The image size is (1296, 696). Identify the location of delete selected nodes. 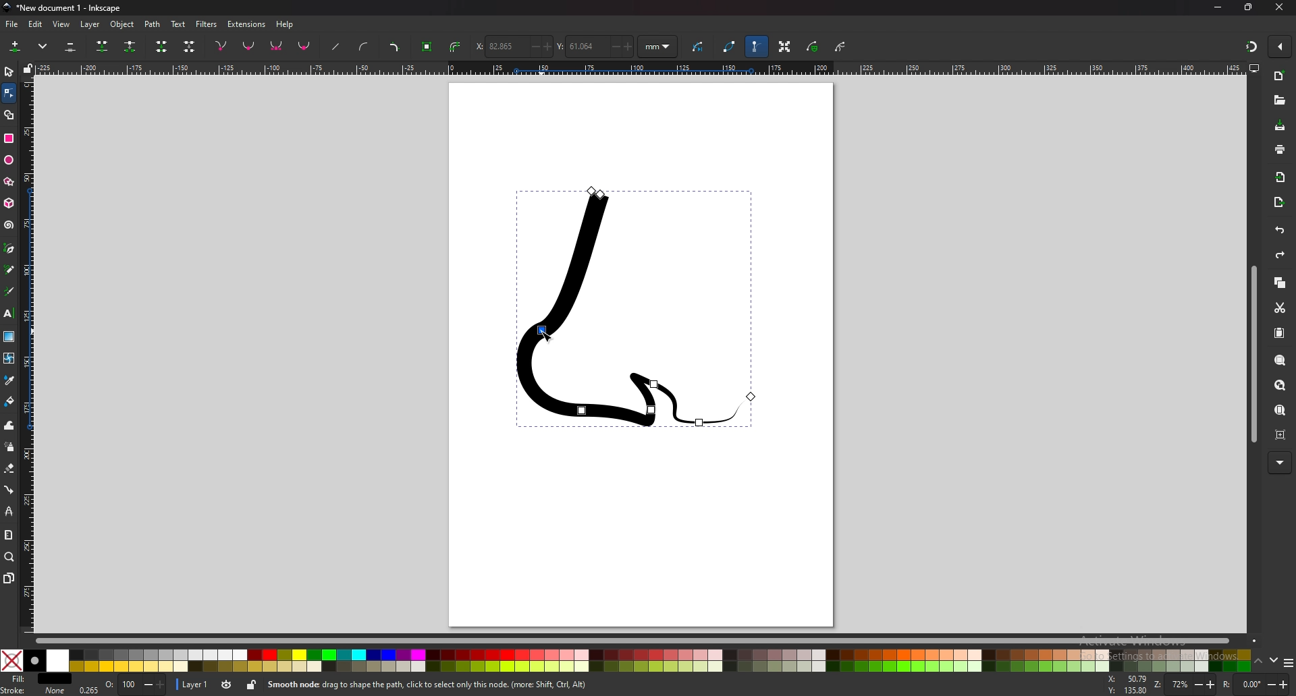
(70, 47).